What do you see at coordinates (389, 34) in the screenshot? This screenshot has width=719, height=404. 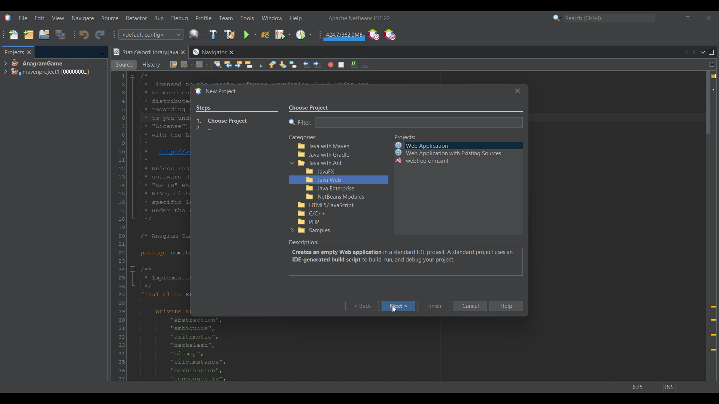 I see `Pause I/O checks` at bounding box center [389, 34].